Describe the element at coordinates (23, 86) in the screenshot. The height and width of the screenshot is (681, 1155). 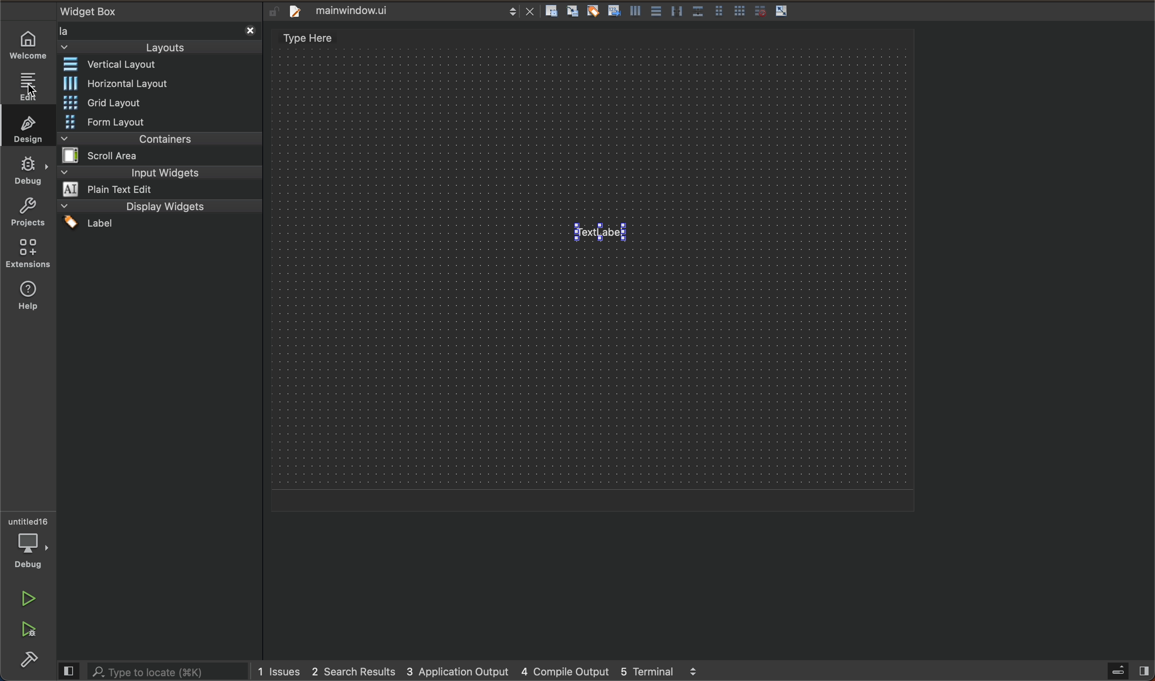
I see `edit` at that location.